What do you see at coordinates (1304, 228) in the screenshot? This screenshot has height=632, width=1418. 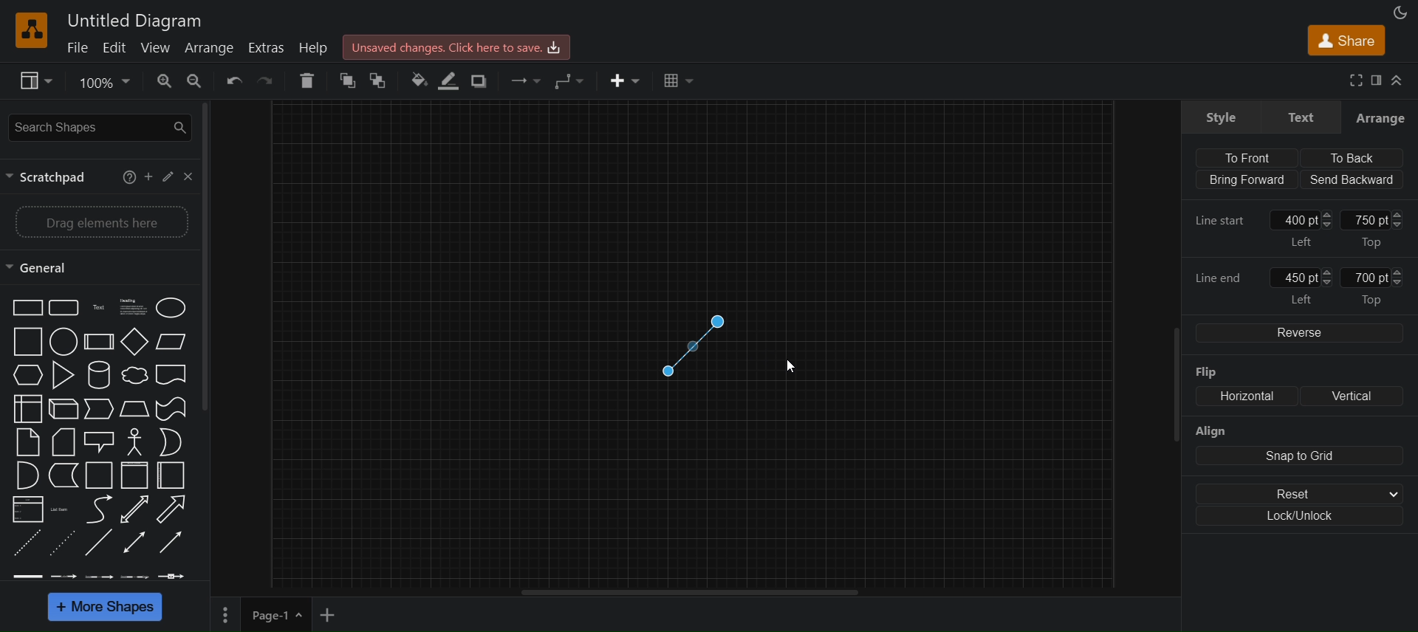 I see `400 pt left` at bounding box center [1304, 228].